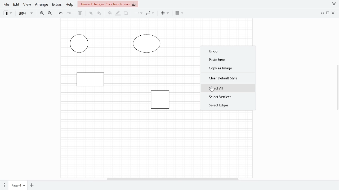  What do you see at coordinates (166, 14) in the screenshot?
I see `Insert` at bounding box center [166, 14].